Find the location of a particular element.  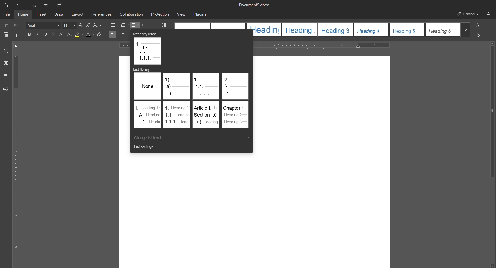

Document5.docx is located at coordinates (253, 5).